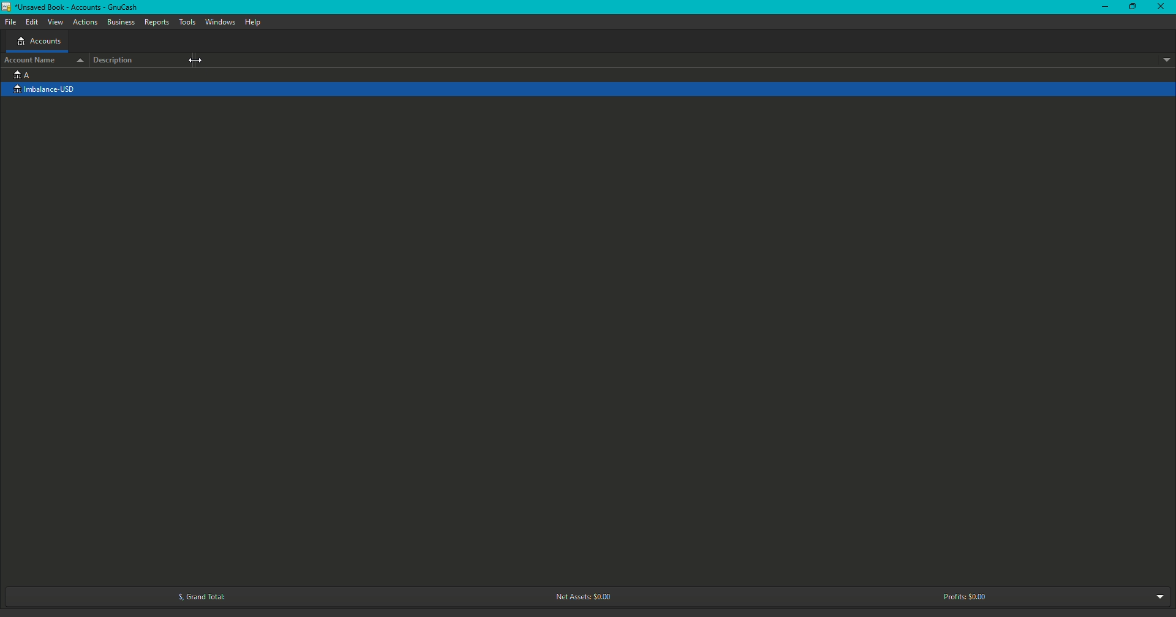 This screenshot has width=1176, height=617. Describe the element at coordinates (117, 60) in the screenshot. I see `Description` at that location.